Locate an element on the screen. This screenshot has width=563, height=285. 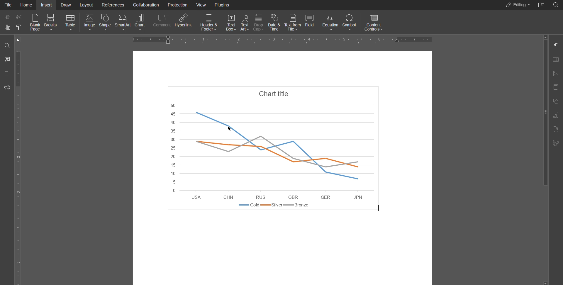
Breaks is located at coordinates (51, 23).